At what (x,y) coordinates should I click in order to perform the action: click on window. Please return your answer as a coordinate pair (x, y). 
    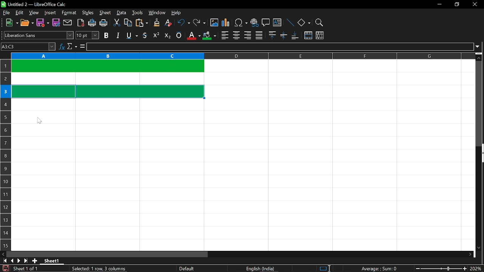
    Looking at the image, I should click on (157, 13).